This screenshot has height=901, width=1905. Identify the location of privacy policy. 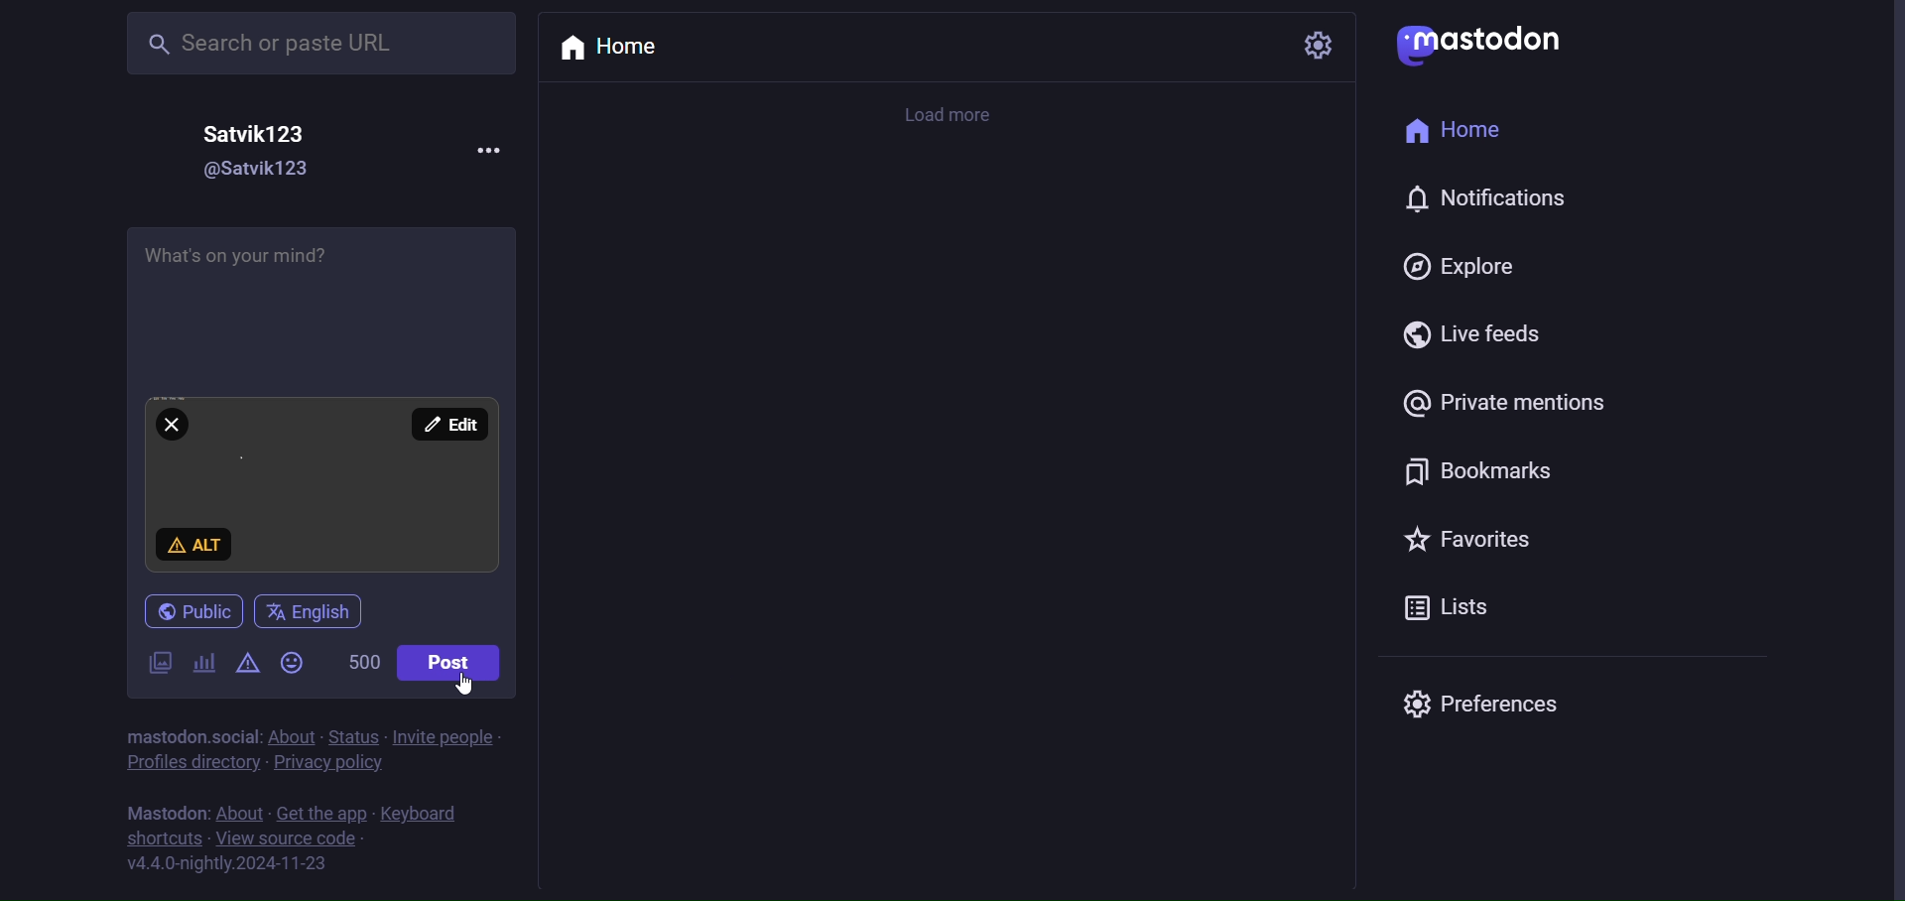
(326, 764).